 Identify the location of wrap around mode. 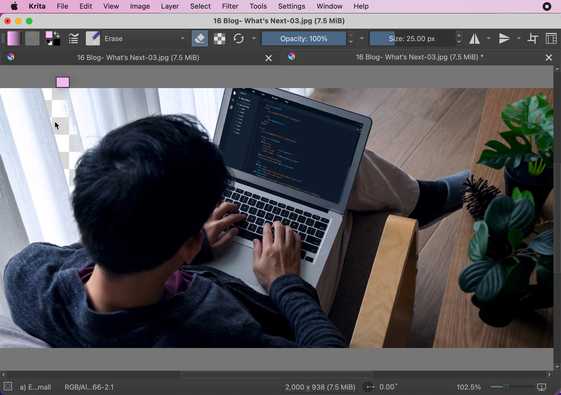
(534, 39).